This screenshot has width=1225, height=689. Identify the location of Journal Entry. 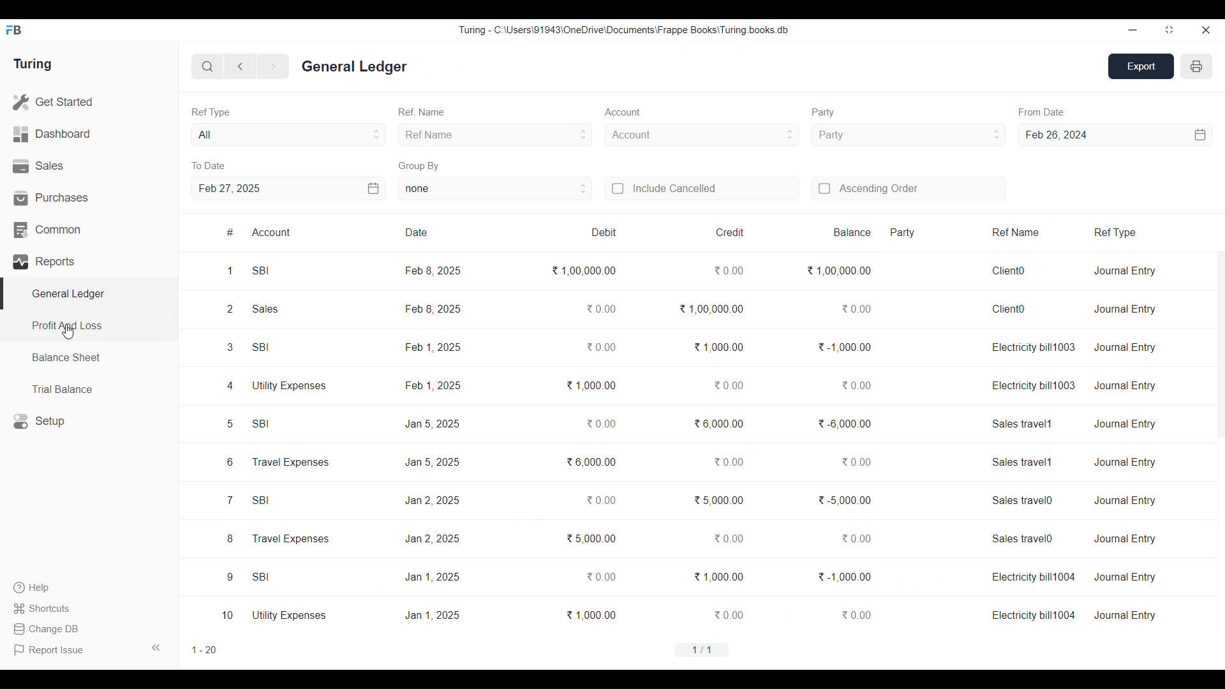
(1125, 463).